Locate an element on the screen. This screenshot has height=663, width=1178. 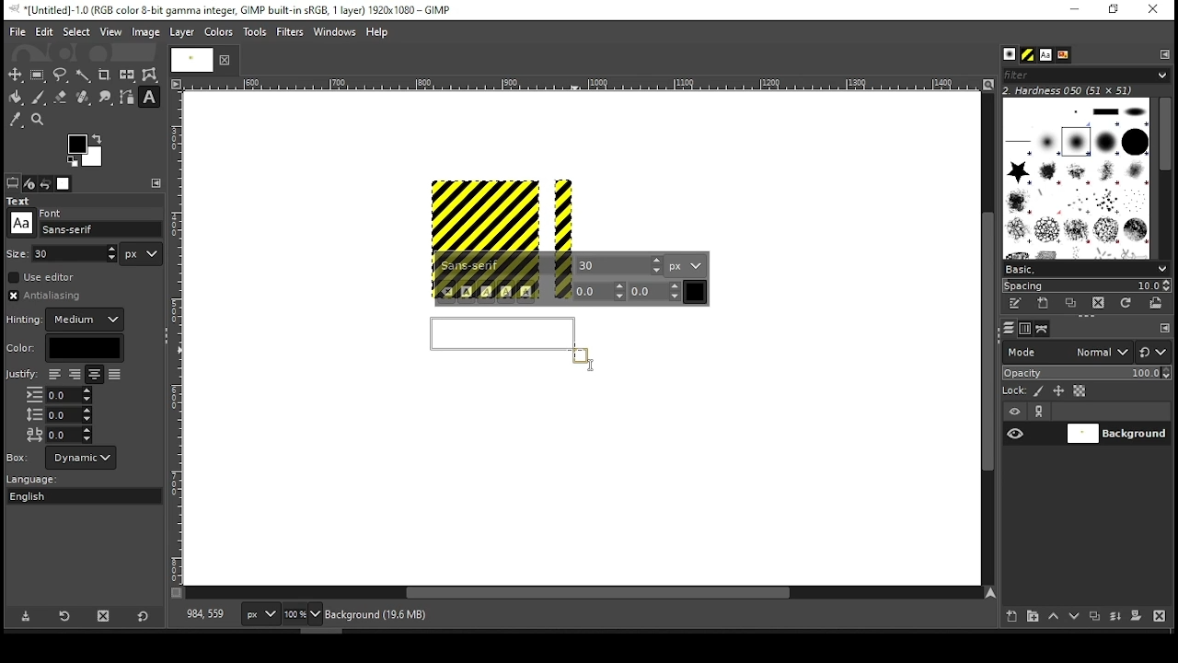
adjust character spacing is located at coordinates (58, 435).